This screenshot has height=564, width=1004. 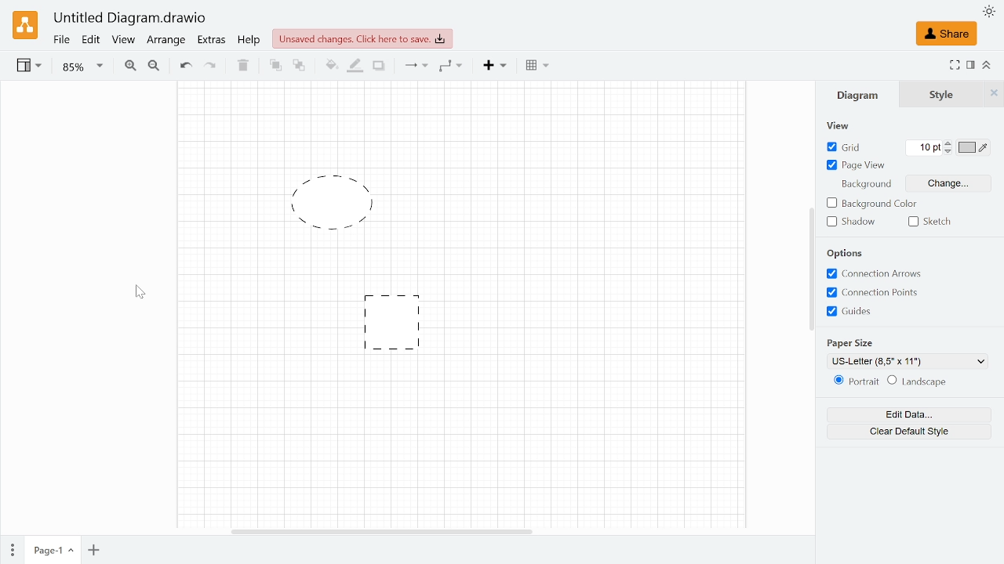 I want to click on paper size, so click(x=853, y=344).